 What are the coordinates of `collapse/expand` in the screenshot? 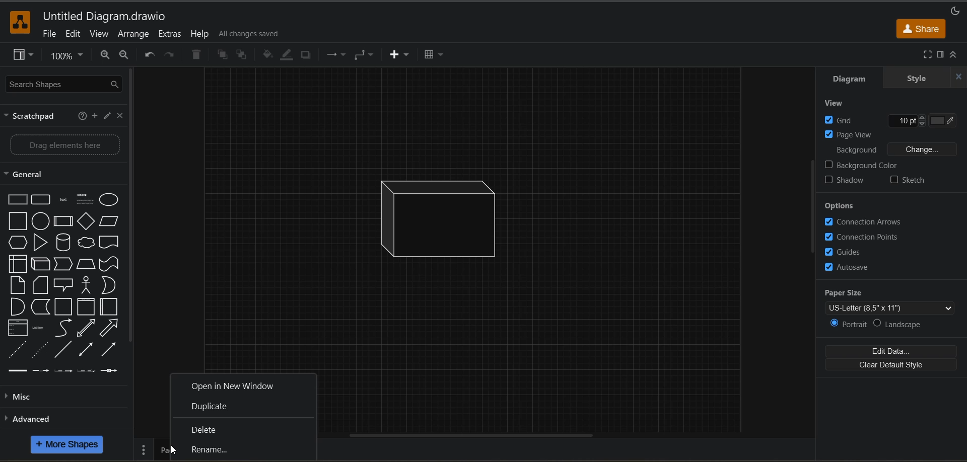 It's located at (955, 54).